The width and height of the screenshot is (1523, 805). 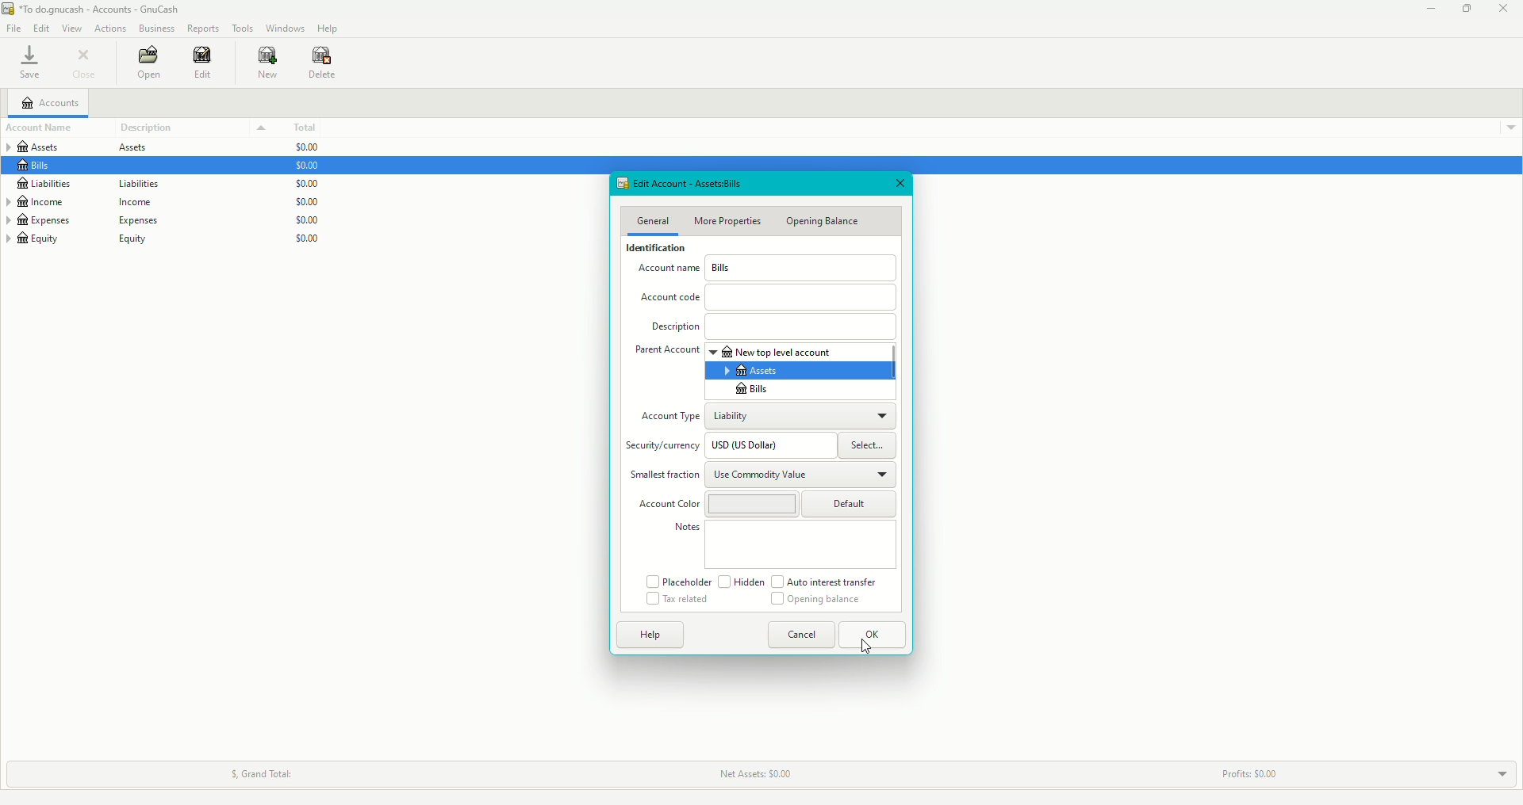 What do you see at coordinates (829, 582) in the screenshot?
I see `Auto interest transfer` at bounding box center [829, 582].